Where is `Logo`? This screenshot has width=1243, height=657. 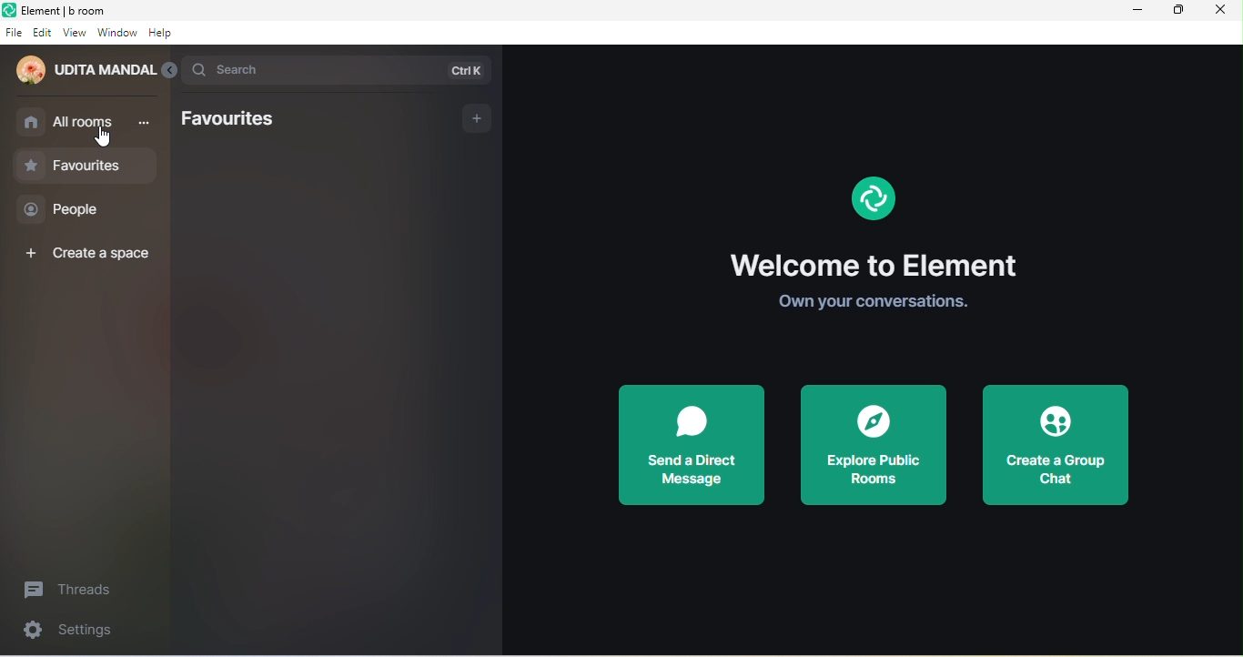 Logo is located at coordinates (879, 197).